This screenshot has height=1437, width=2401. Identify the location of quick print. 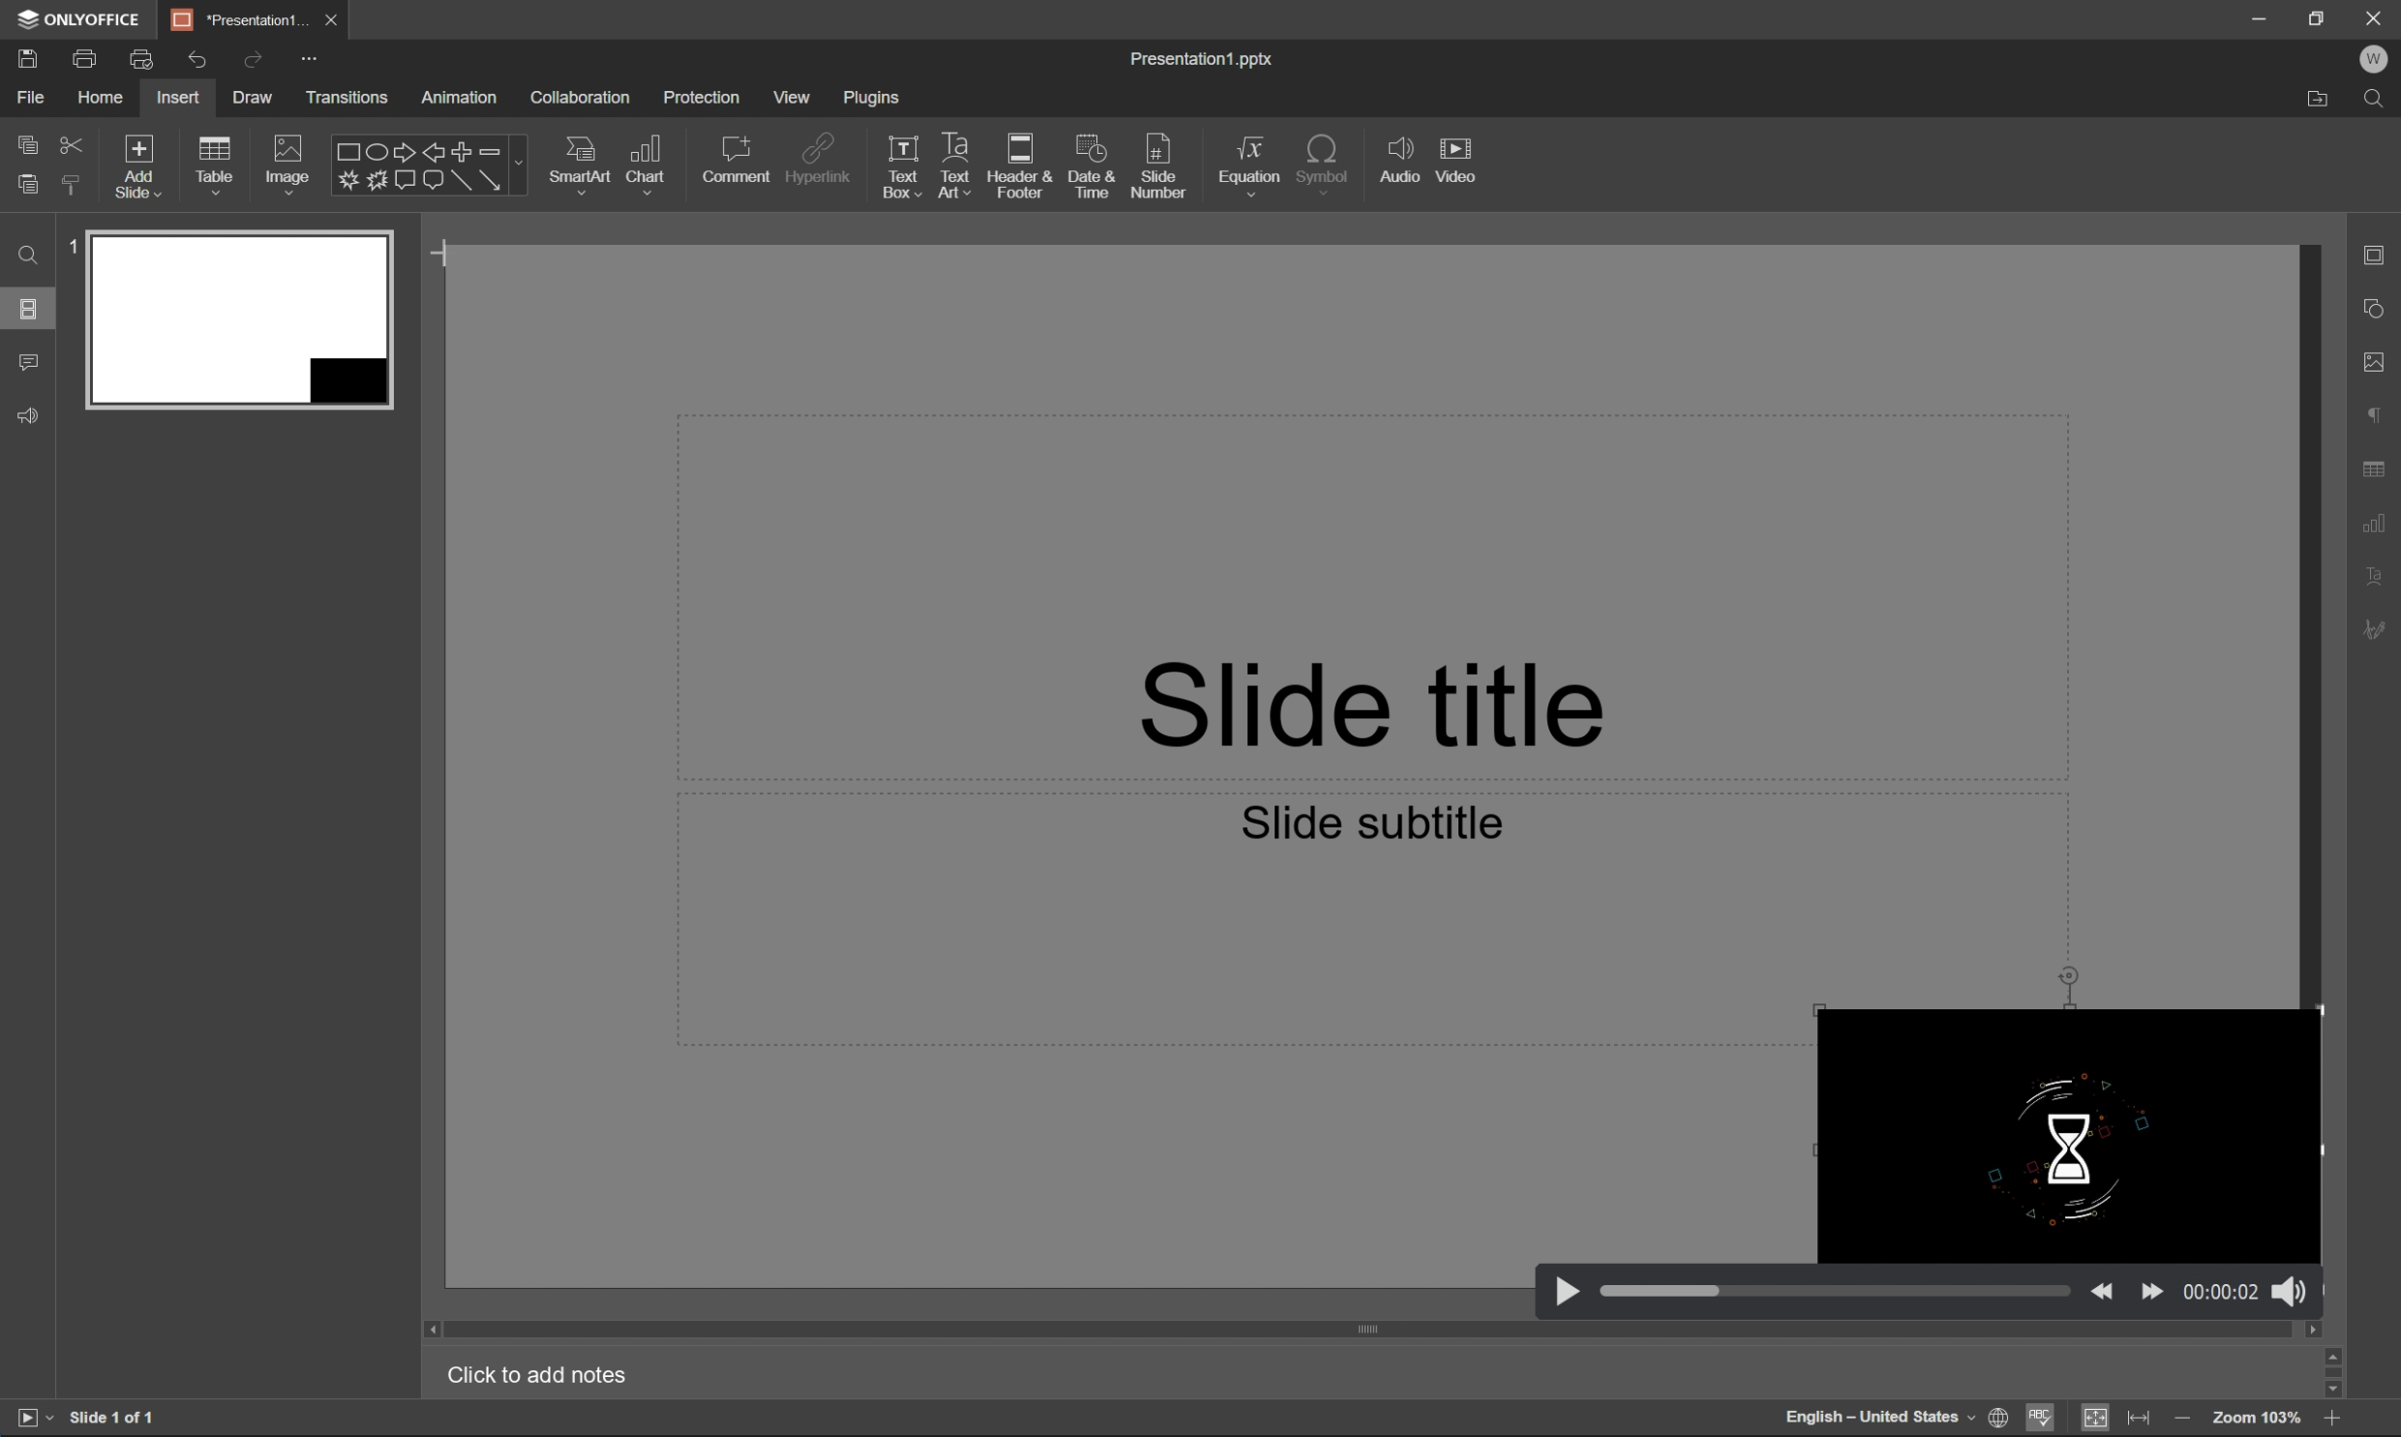
(139, 55).